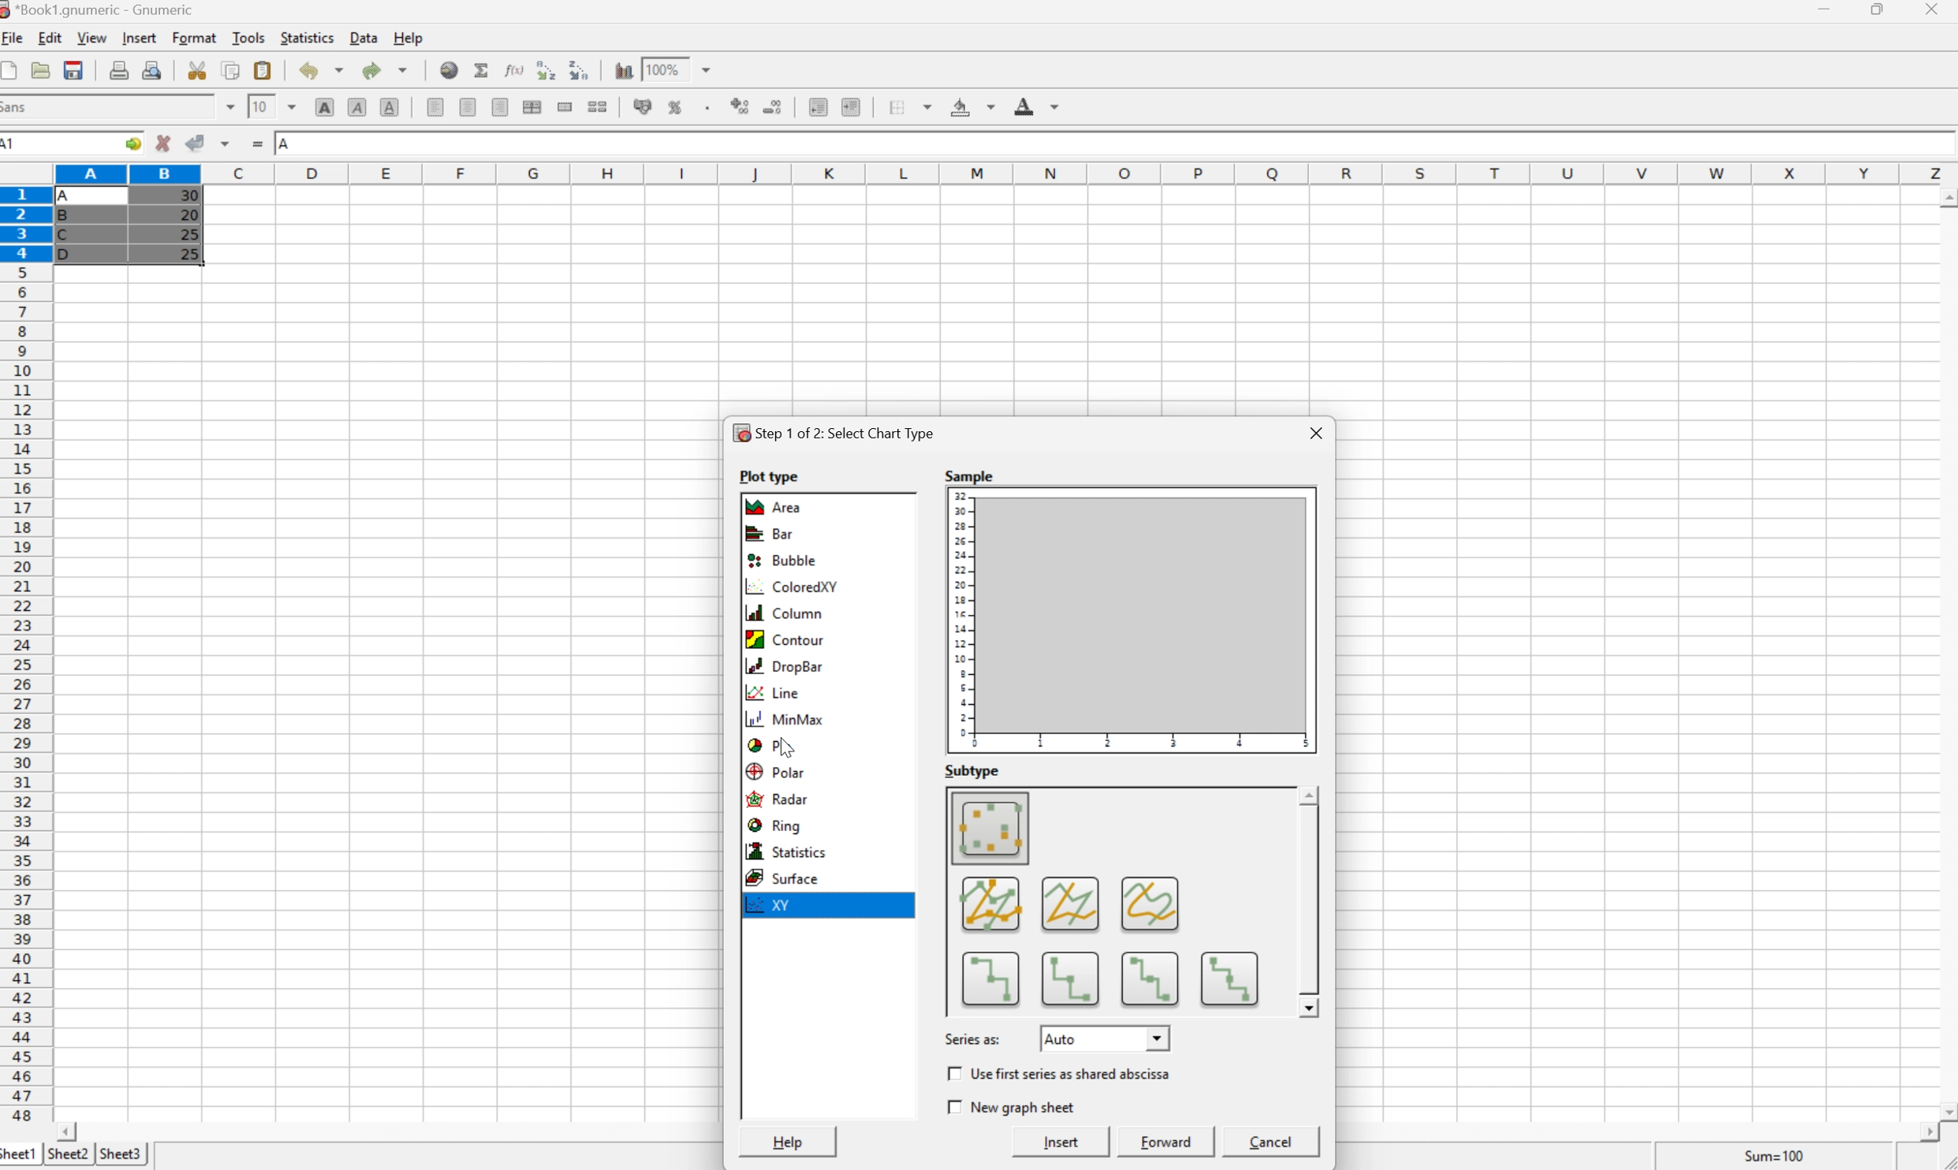 The image size is (1958, 1170). Describe the element at coordinates (596, 107) in the screenshot. I see `Split merged ranges of cells` at that location.